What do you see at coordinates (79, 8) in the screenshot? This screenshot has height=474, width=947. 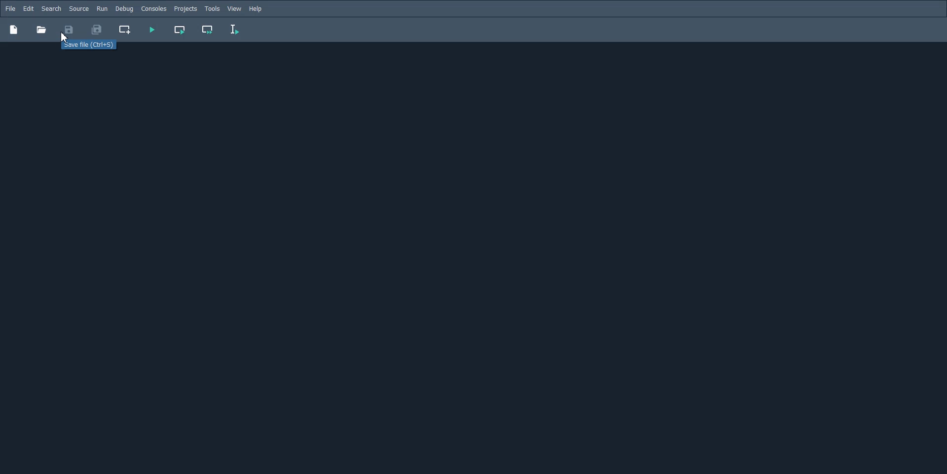 I see `Source` at bounding box center [79, 8].